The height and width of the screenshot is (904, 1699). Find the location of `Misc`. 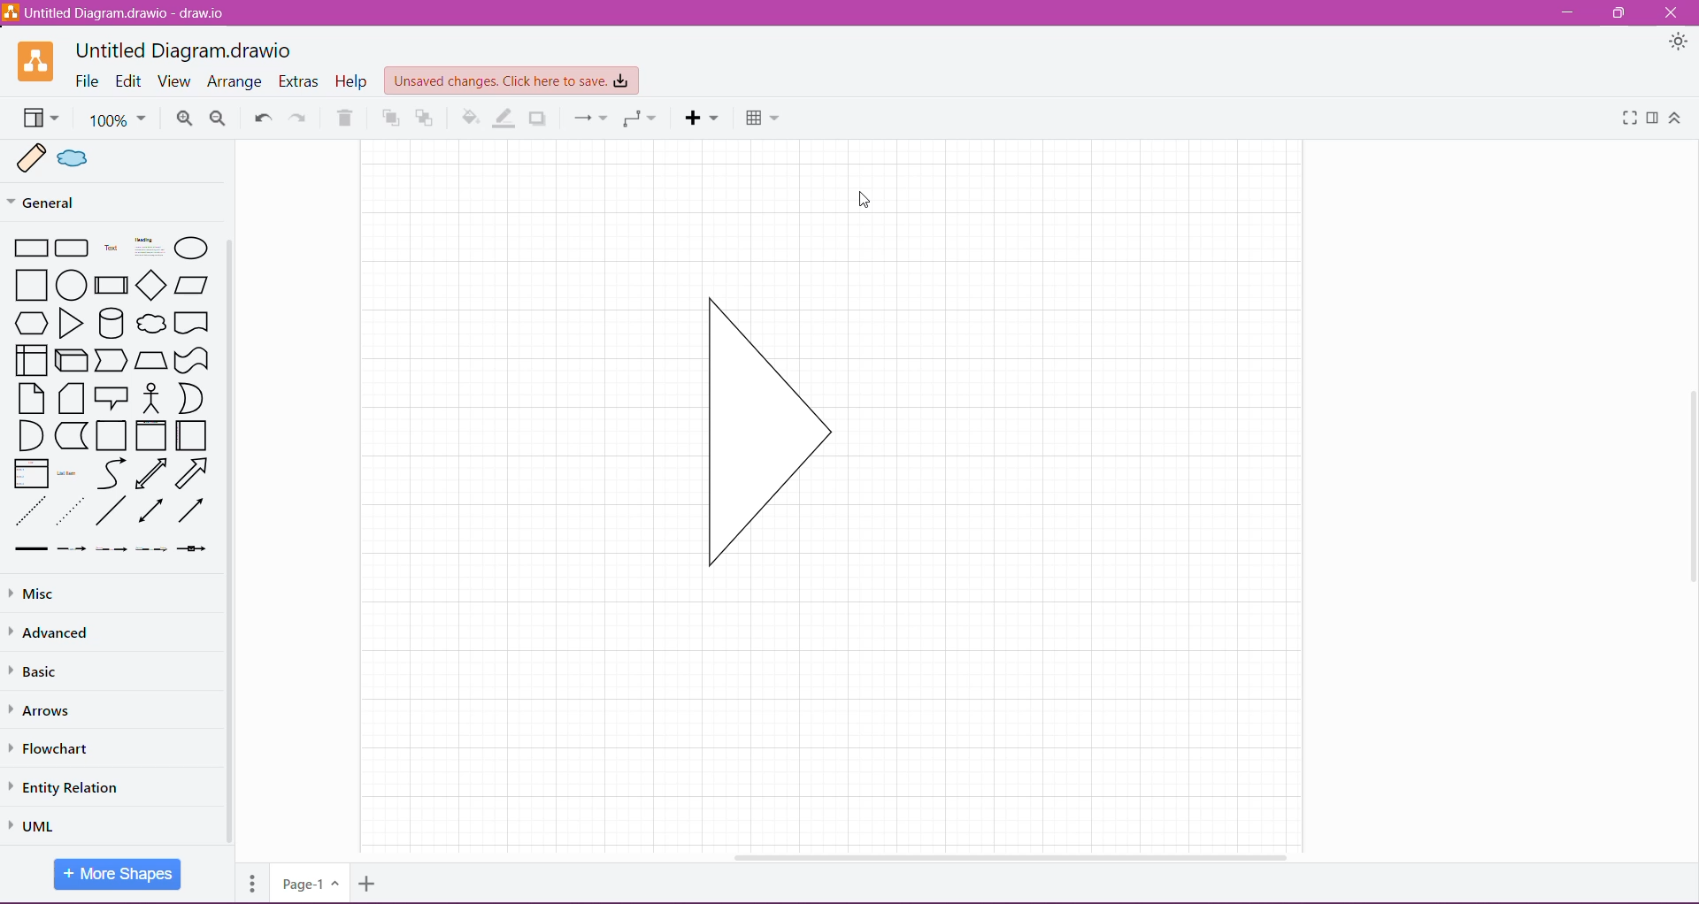

Misc is located at coordinates (80, 594).